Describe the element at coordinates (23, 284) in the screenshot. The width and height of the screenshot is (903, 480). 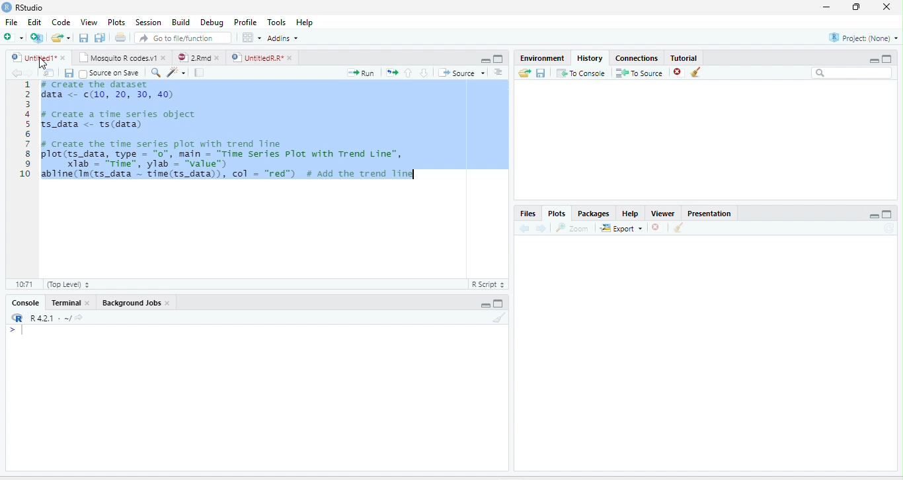
I see `1:1` at that location.